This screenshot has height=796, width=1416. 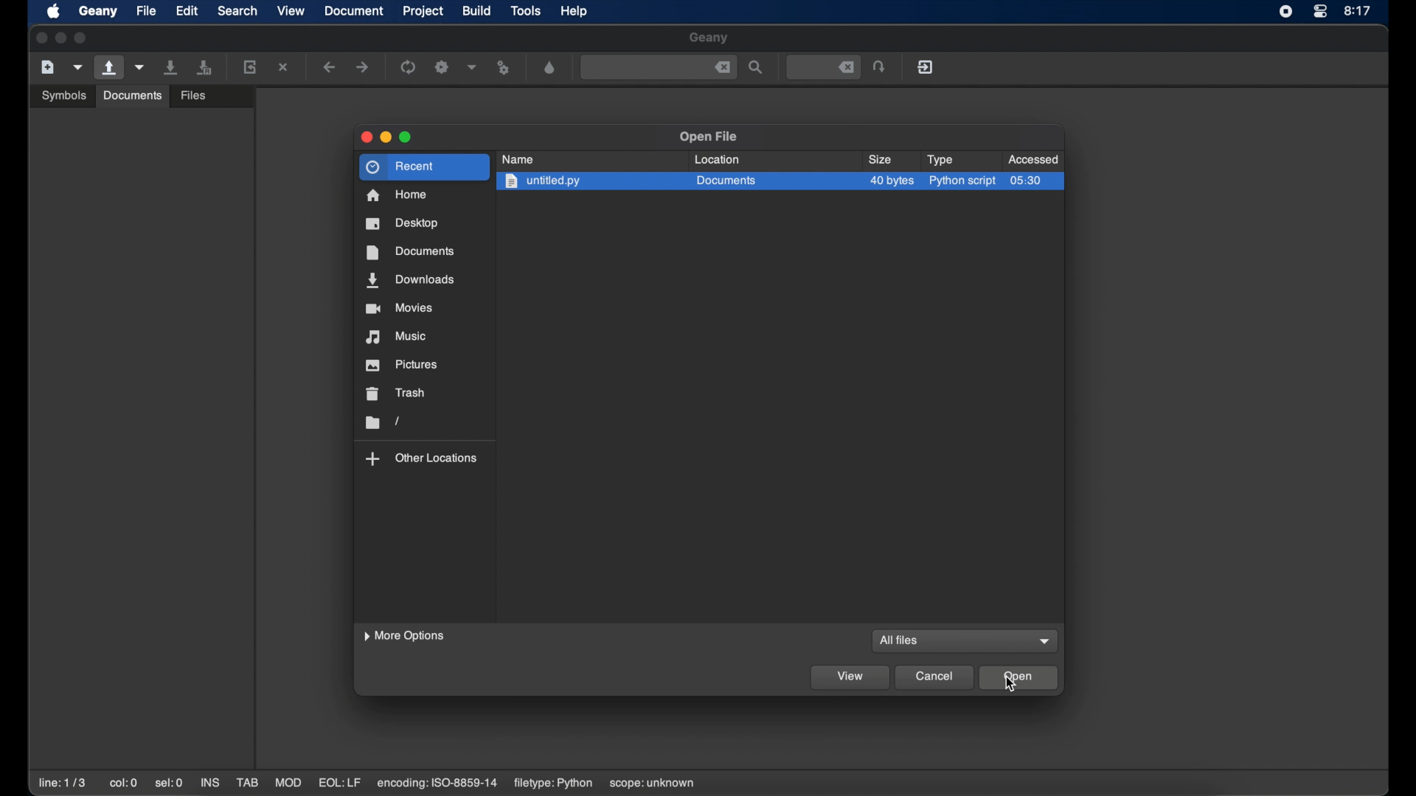 I want to click on file, so click(x=146, y=10).